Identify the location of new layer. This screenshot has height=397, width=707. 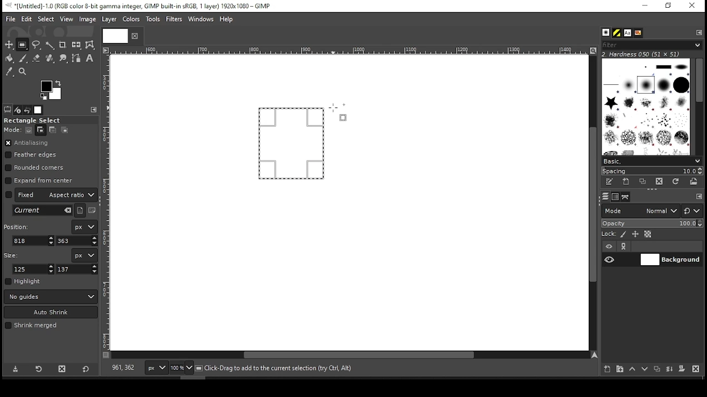
(605, 368).